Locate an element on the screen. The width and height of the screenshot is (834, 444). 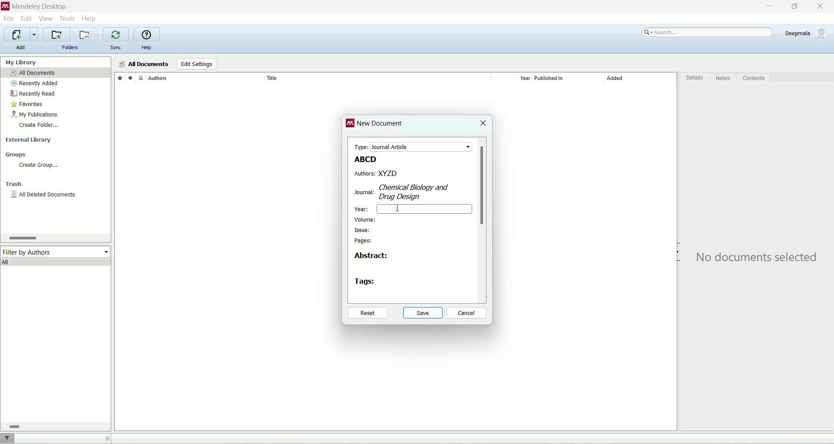
ABCD is located at coordinates (364, 159).